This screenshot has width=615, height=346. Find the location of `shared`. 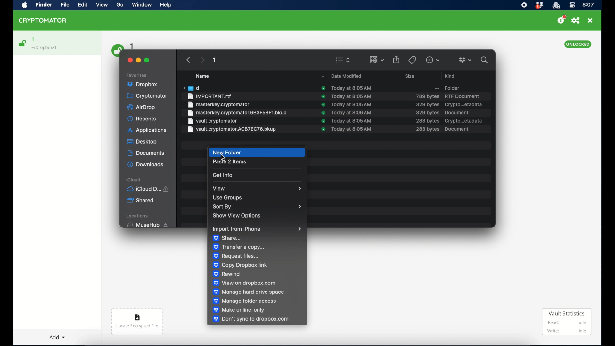

shared is located at coordinates (141, 201).